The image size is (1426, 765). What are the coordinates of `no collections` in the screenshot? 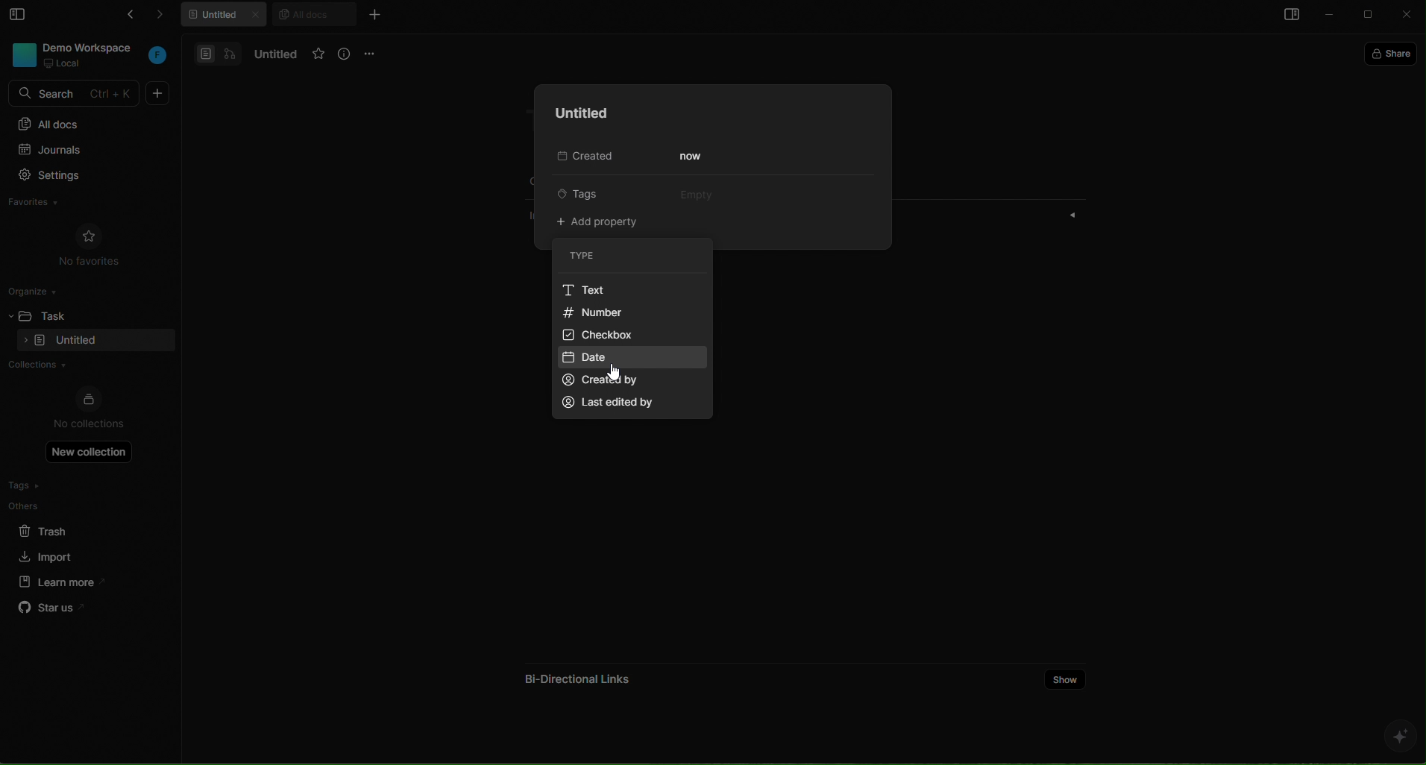 It's located at (89, 409).